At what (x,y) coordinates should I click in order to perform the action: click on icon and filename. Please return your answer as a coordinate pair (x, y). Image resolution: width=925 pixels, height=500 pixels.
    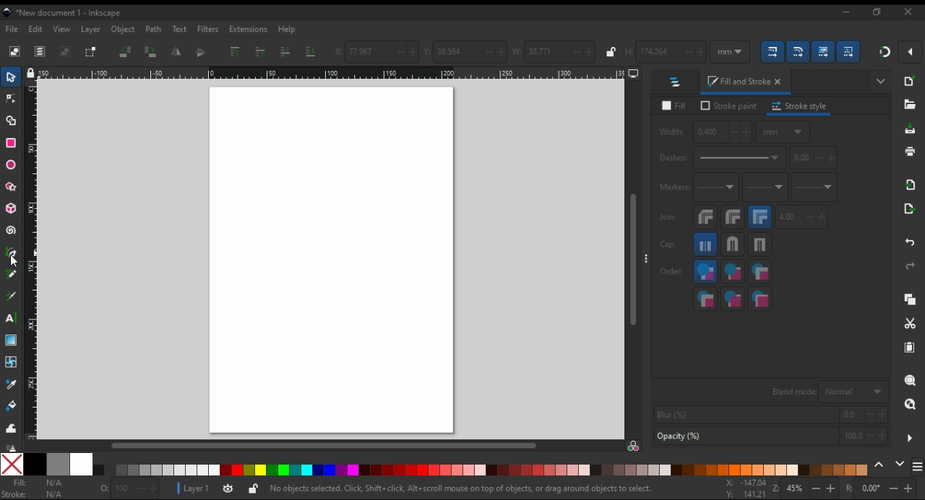
    Looking at the image, I should click on (61, 13).